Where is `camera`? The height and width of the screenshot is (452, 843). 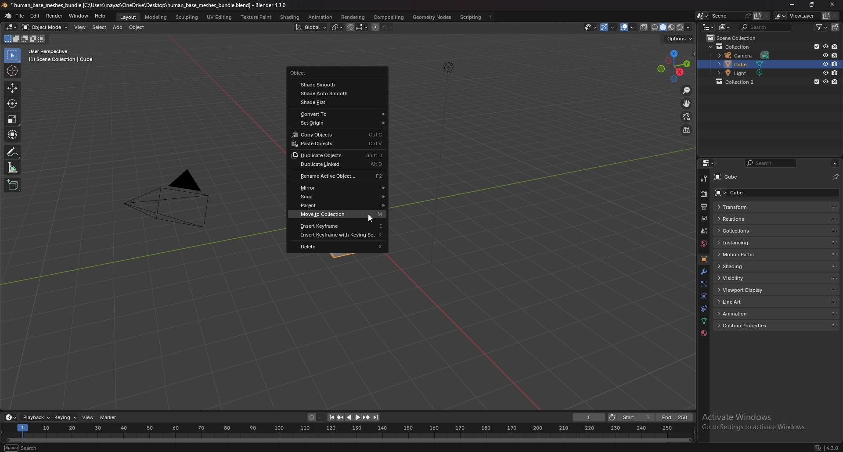
camera is located at coordinates (166, 197).